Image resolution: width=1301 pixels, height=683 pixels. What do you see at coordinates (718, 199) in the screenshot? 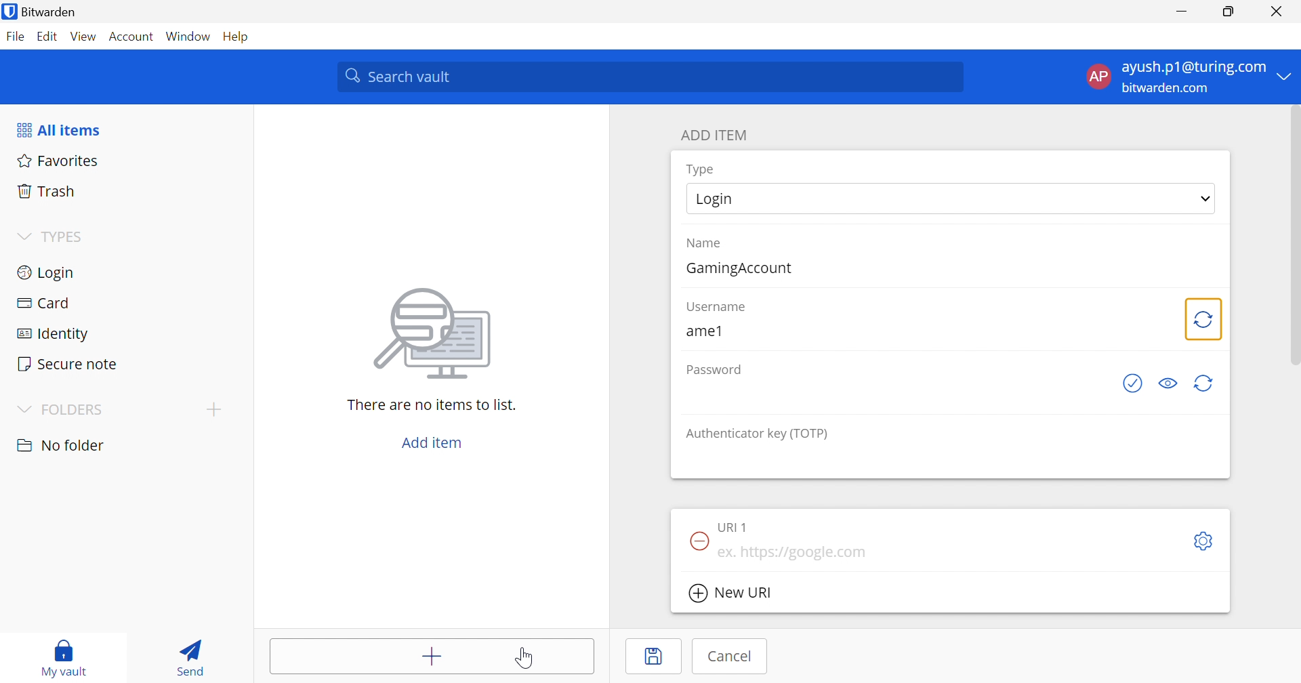
I see `Login` at bounding box center [718, 199].